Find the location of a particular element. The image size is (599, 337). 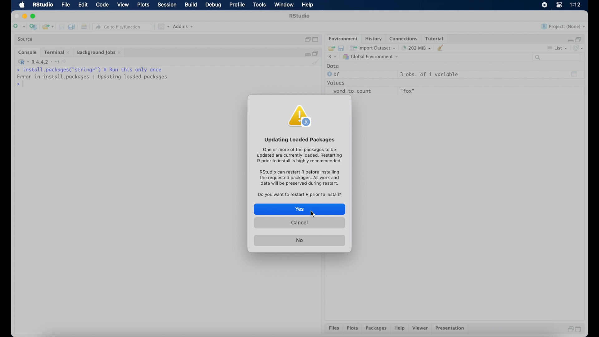

viewer is located at coordinates (421, 328).